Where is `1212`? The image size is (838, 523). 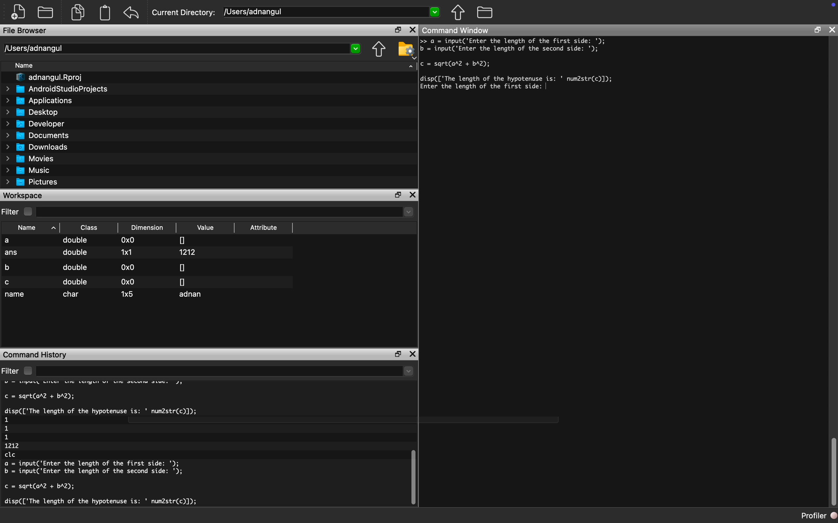
1212 is located at coordinates (189, 252).